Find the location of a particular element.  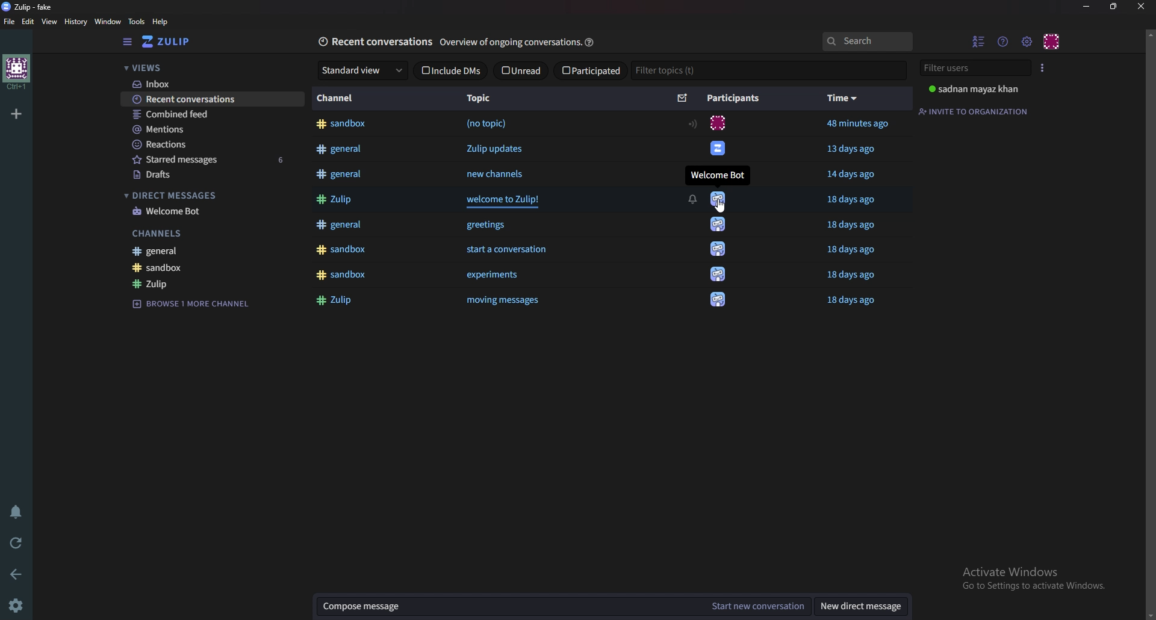

Sadnan mayaz khan is located at coordinates (977, 90).